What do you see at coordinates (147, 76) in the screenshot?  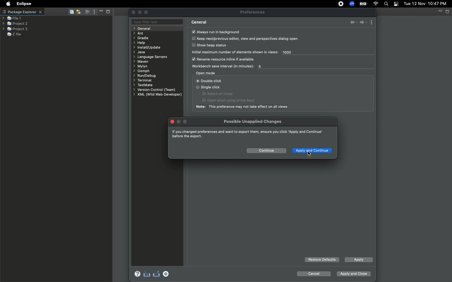 I see `Rurydebug` at bounding box center [147, 76].